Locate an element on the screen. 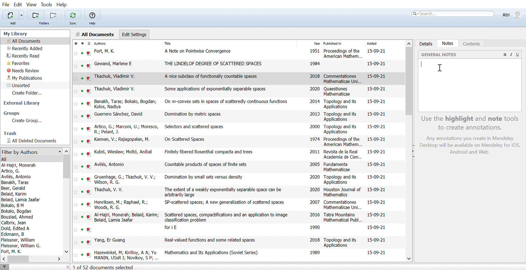 This screenshot has height=270, width=526. Beer, Gerald is located at coordinates (15, 188).